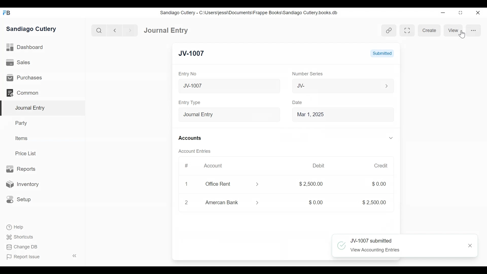 The height and width of the screenshot is (274, 487). What do you see at coordinates (234, 203) in the screenshot?
I see `American Bank` at bounding box center [234, 203].